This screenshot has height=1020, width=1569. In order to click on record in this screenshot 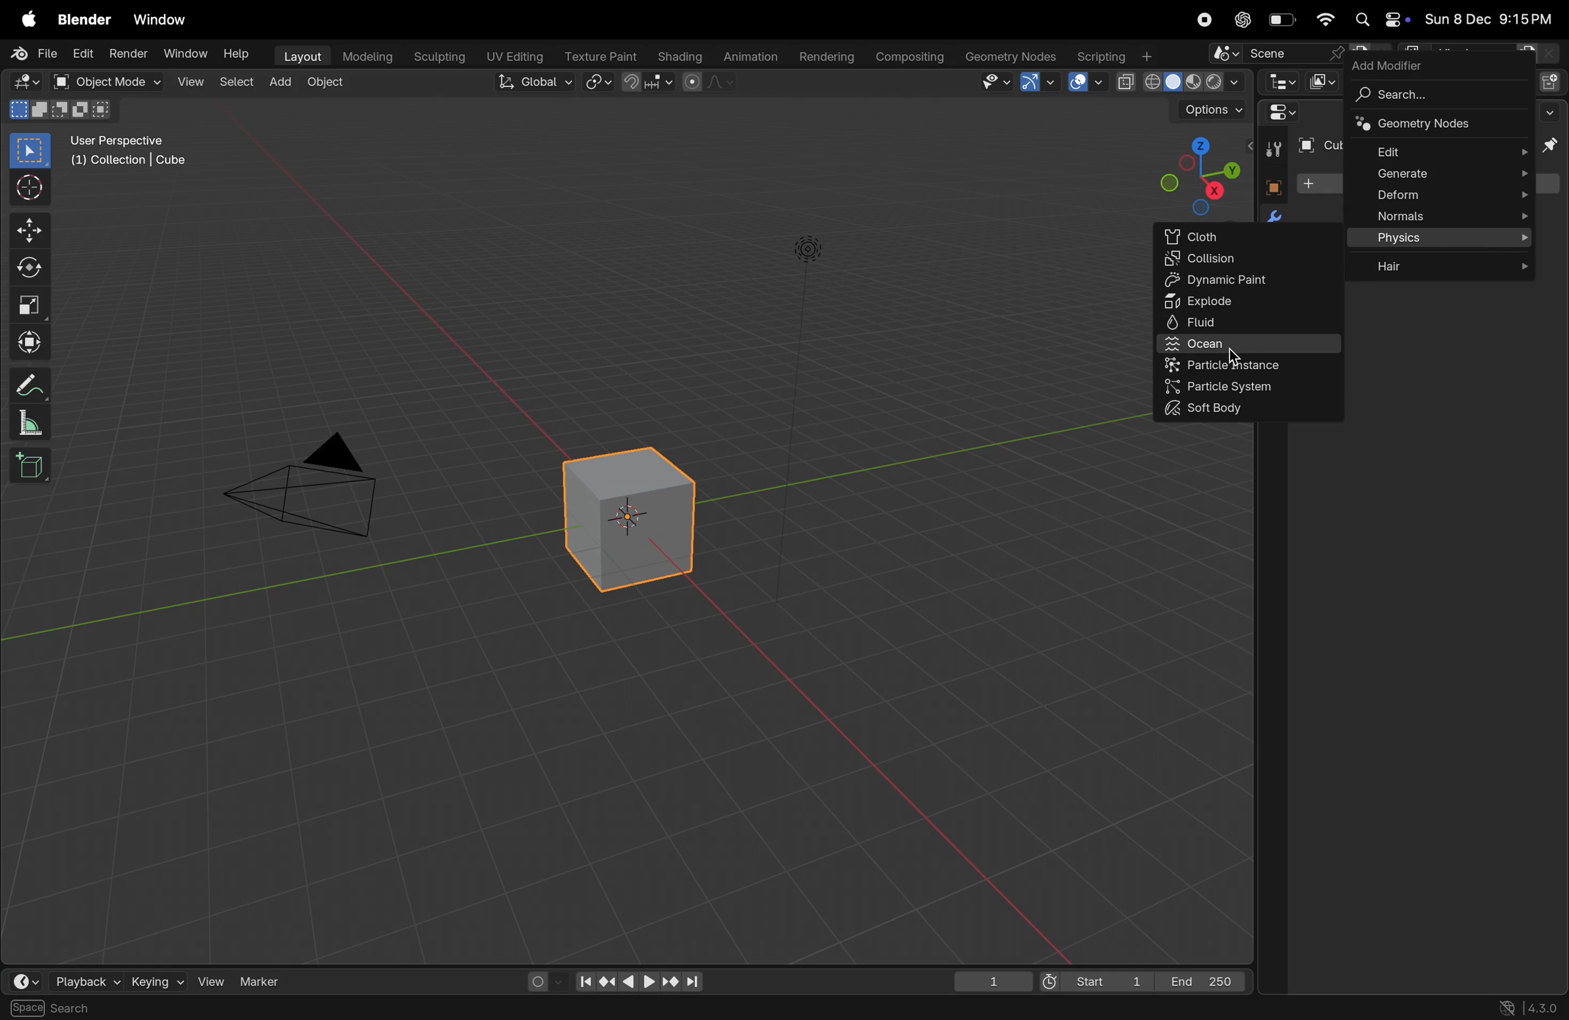, I will do `click(1202, 20)`.